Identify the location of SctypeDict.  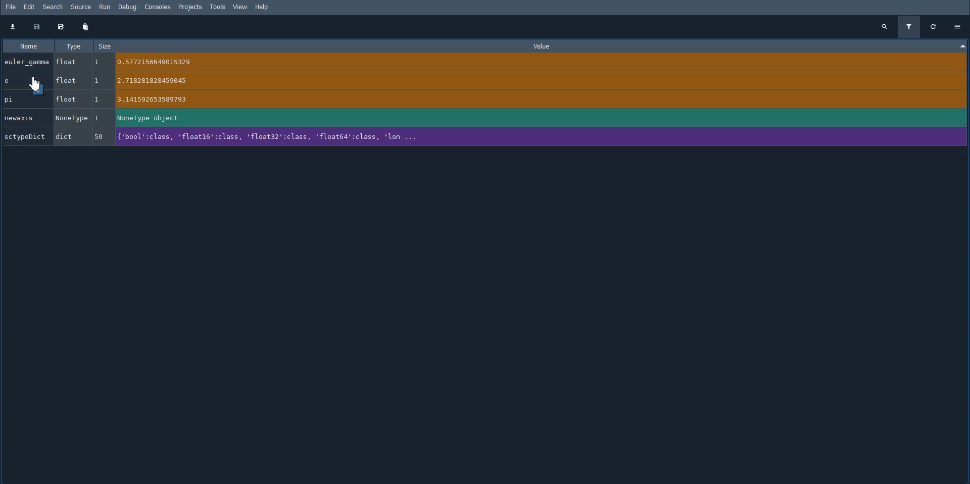
(485, 137).